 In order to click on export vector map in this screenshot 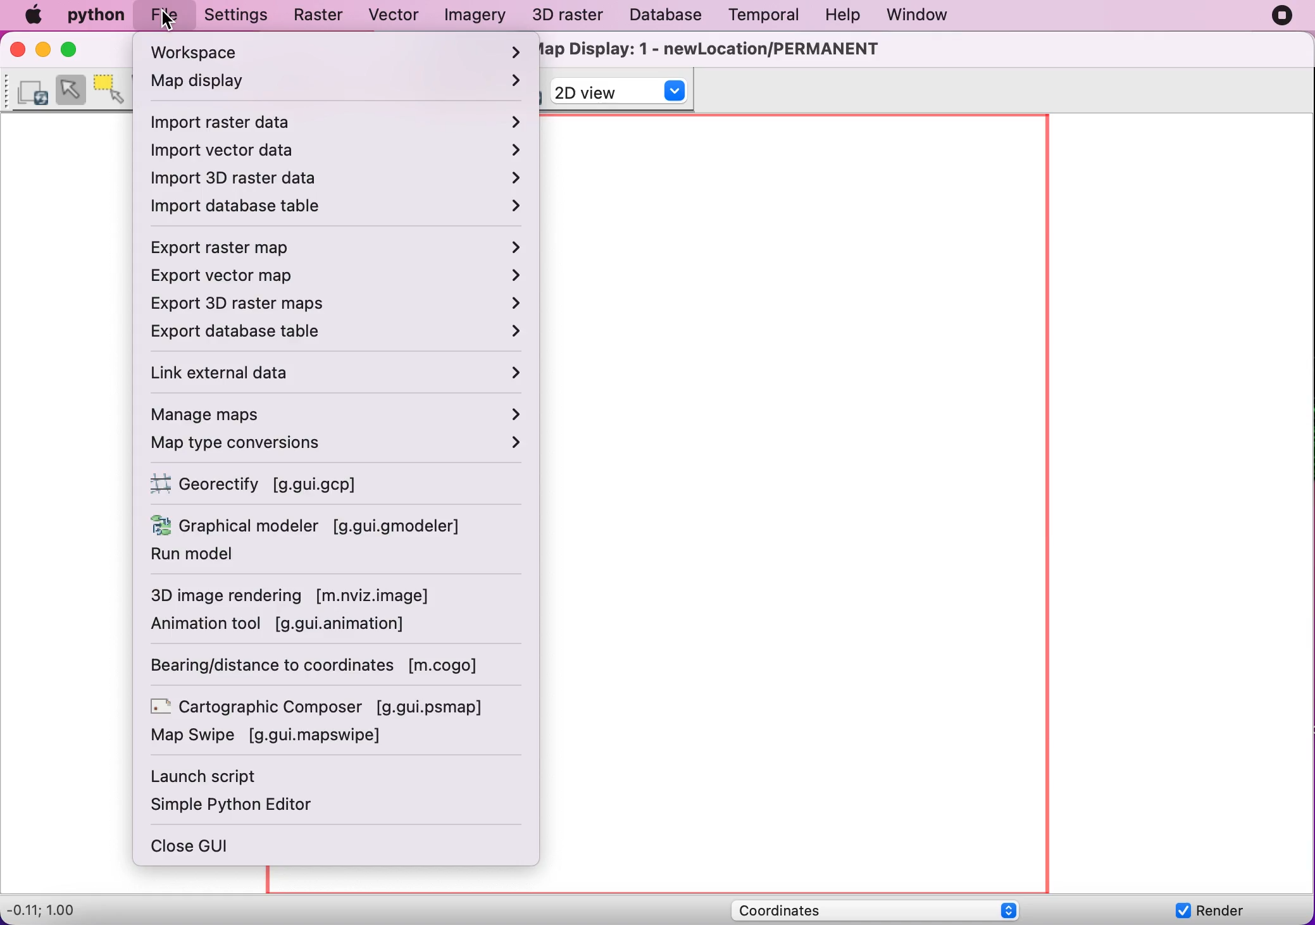, I will do `click(344, 276)`.